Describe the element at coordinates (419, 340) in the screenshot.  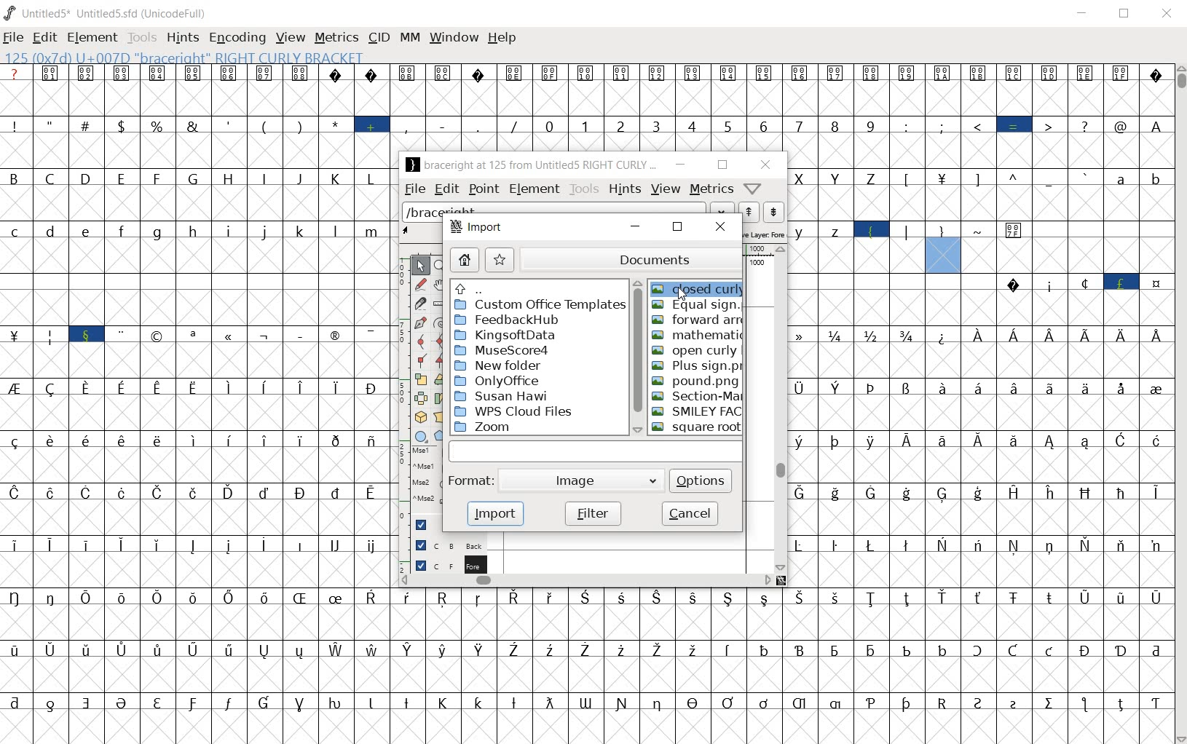
I see `add a curve point always either horizontal or vertical` at that location.